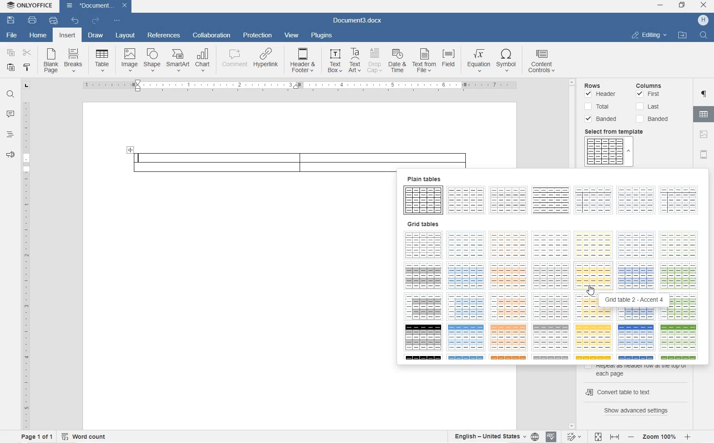 The height and width of the screenshot is (443, 714). I want to click on Date & Time, so click(398, 62).